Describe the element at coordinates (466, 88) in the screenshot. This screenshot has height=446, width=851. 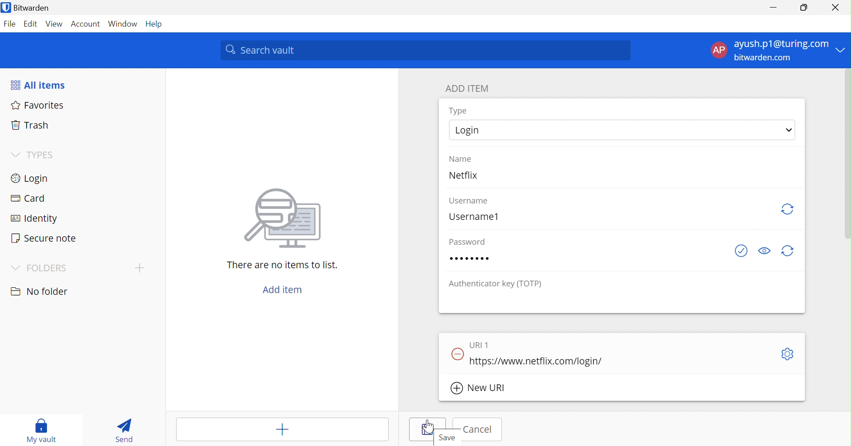
I see `ADD ITEM` at that location.